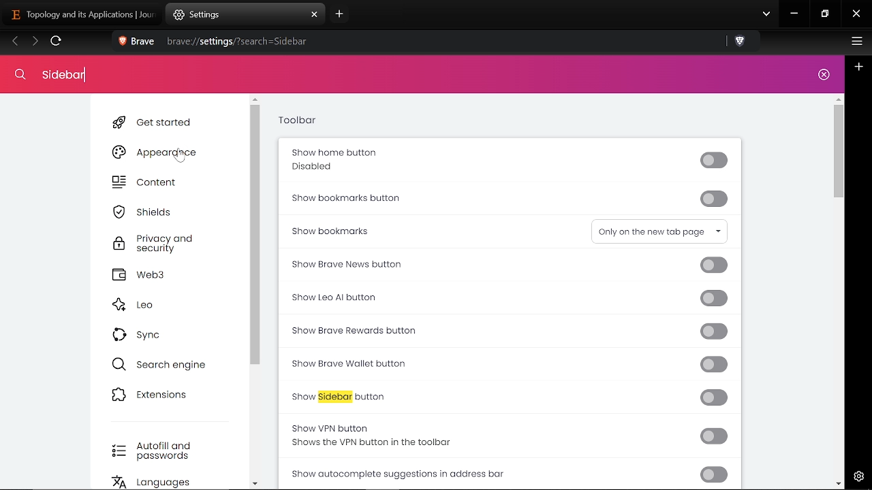  What do you see at coordinates (417, 42) in the screenshot?
I see `Cite link` at bounding box center [417, 42].